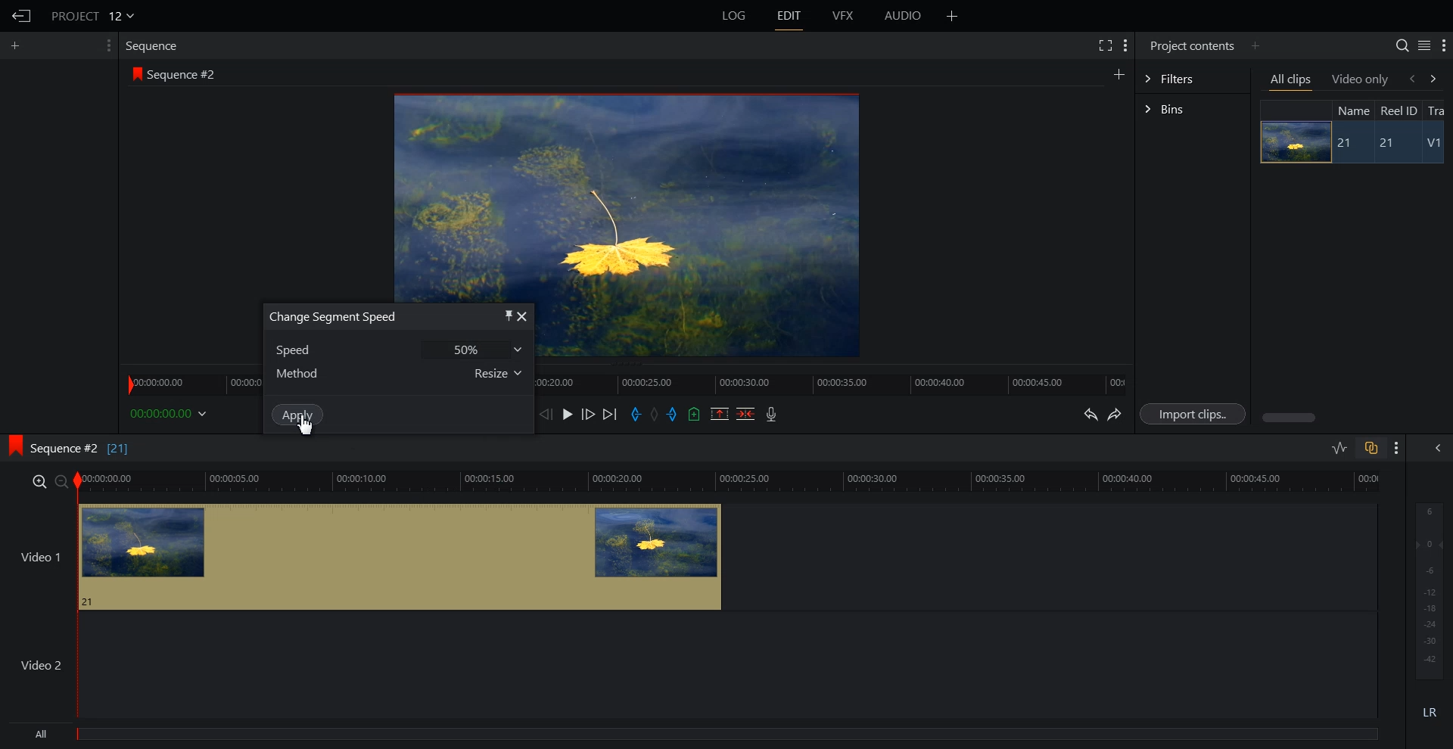 This screenshot has height=749, width=1453. What do you see at coordinates (622, 193) in the screenshot?
I see `Window preview` at bounding box center [622, 193].